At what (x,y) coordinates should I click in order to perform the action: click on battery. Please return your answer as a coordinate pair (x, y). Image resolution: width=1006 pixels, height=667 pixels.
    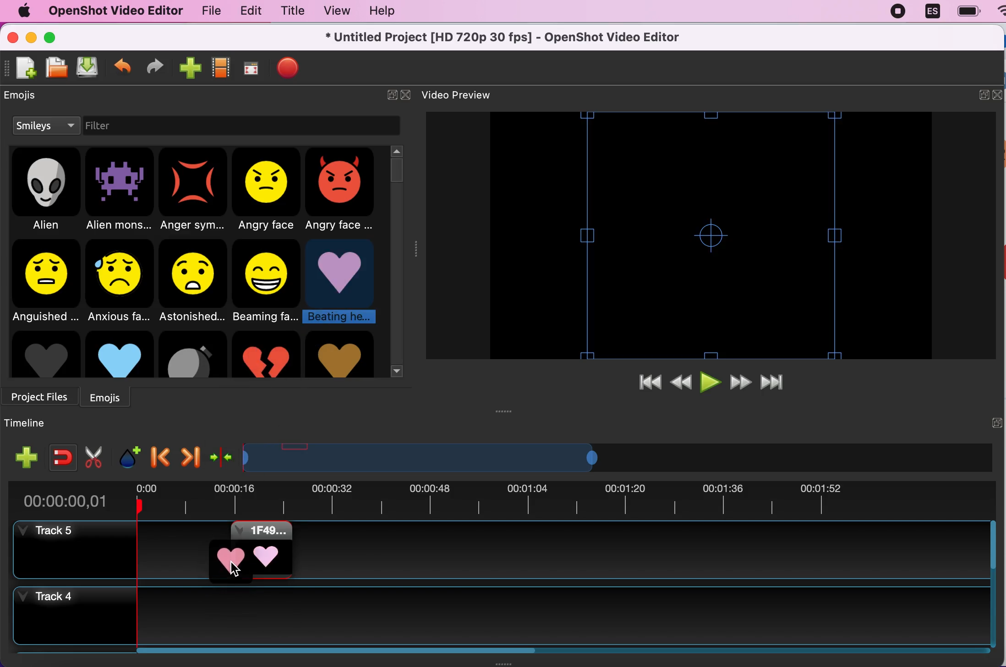
    Looking at the image, I should click on (965, 11).